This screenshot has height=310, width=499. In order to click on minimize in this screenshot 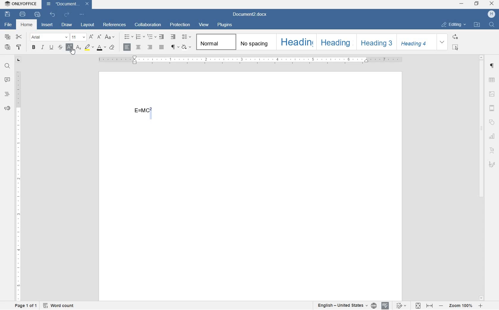, I will do `click(462, 4)`.